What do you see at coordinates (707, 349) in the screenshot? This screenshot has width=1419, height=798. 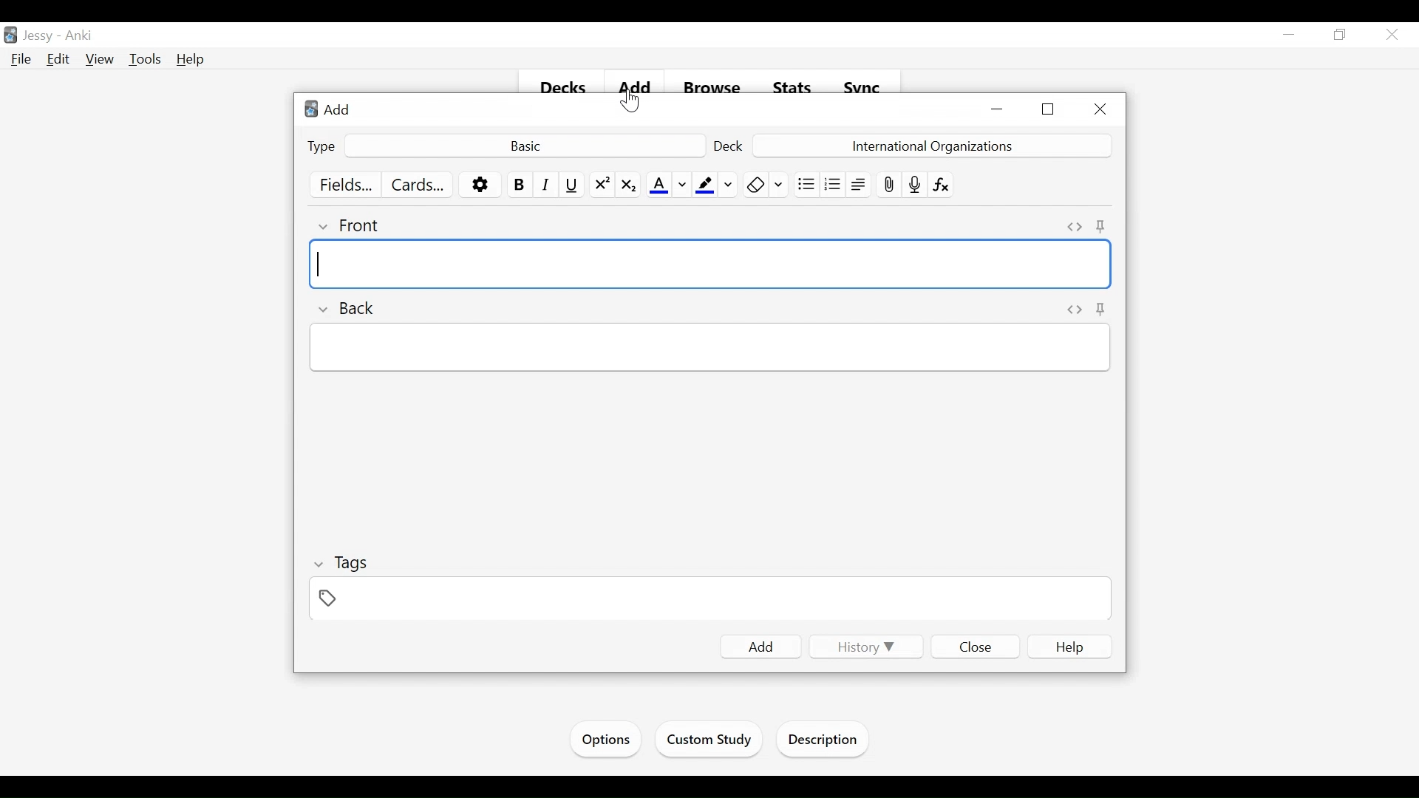 I see `Back Field` at bounding box center [707, 349].